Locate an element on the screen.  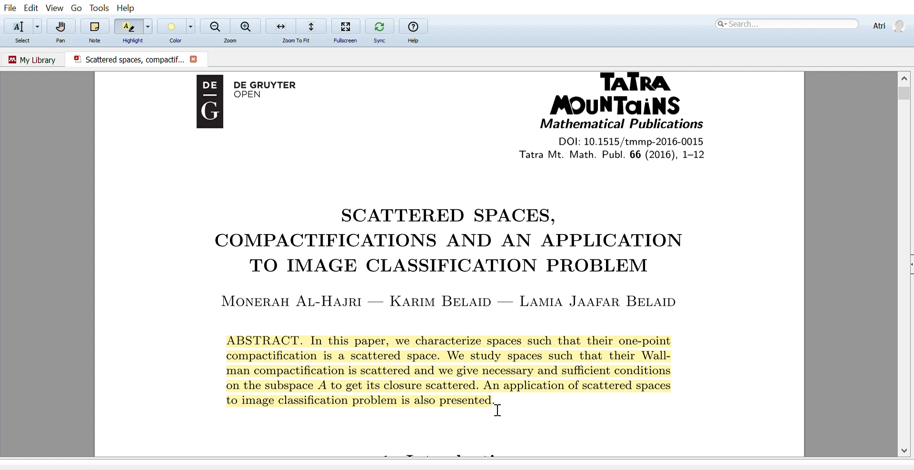
Fullscreen is located at coordinates (343, 41).